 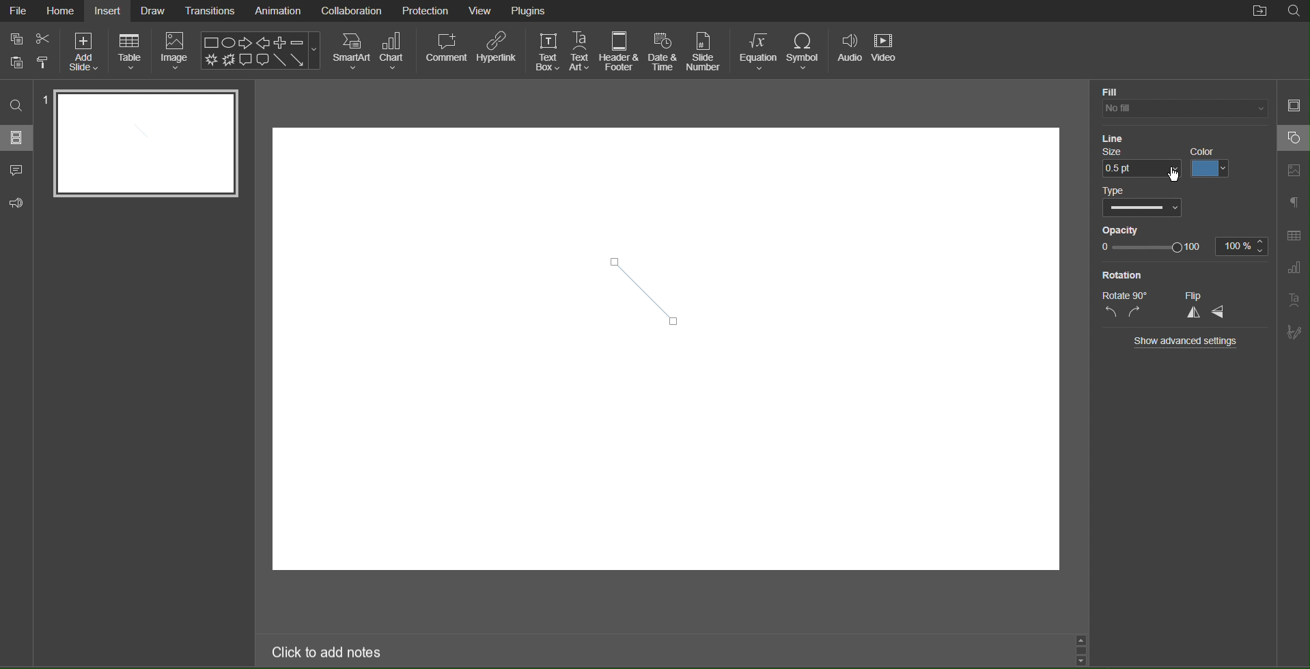 What do you see at coordinates (18, 137) in the screenshot?
I see `Slides` at bounding box center [18, 137].